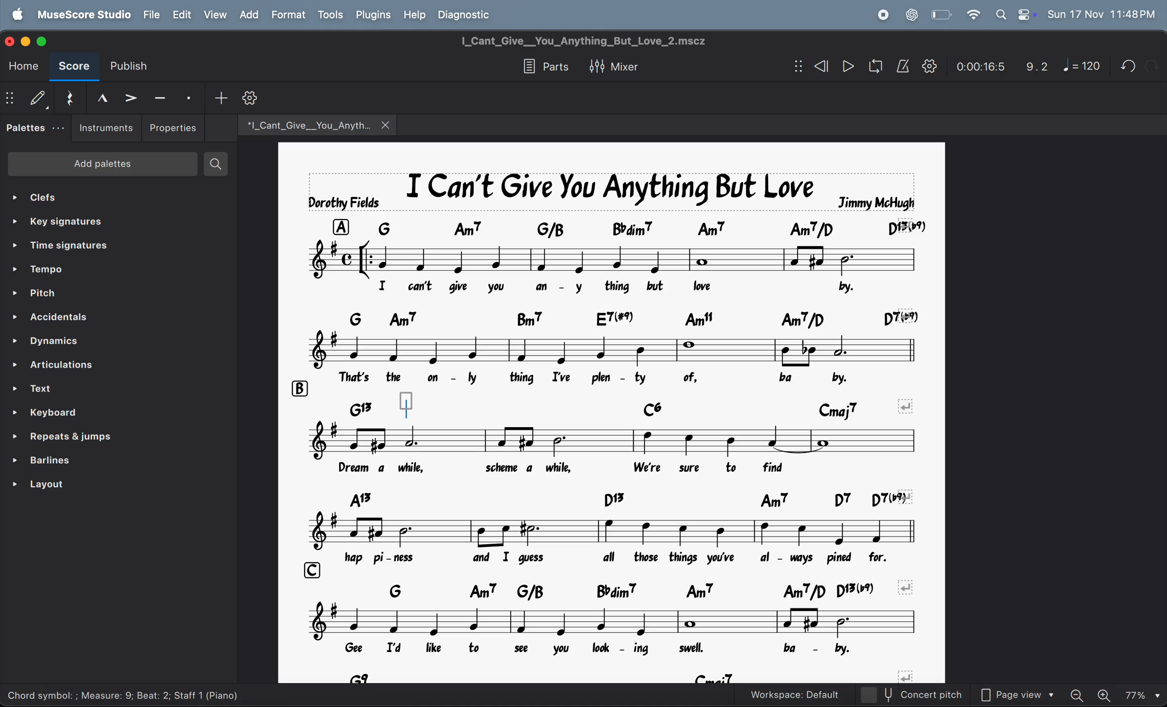 This screenshot has height=707, width=1167. I want to click on repeats and jump, so click(93, 439).